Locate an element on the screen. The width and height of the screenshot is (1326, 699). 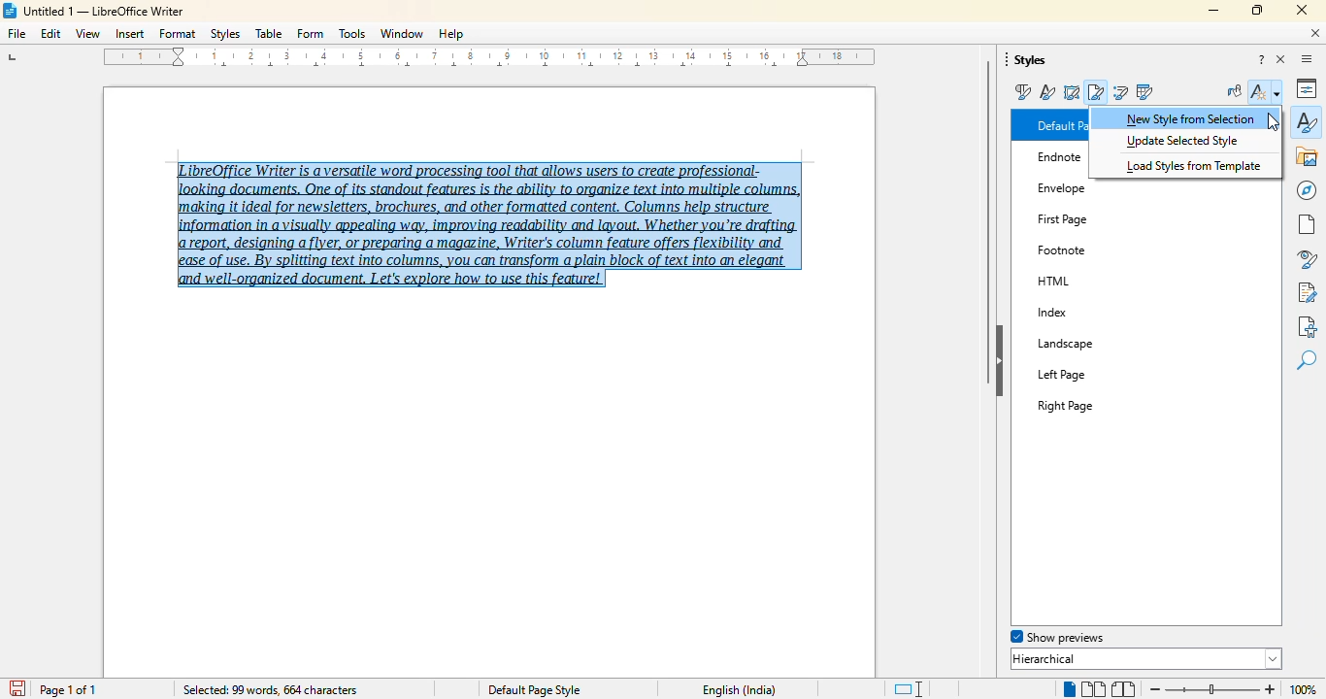
tools is located at coordinates (352, 34).